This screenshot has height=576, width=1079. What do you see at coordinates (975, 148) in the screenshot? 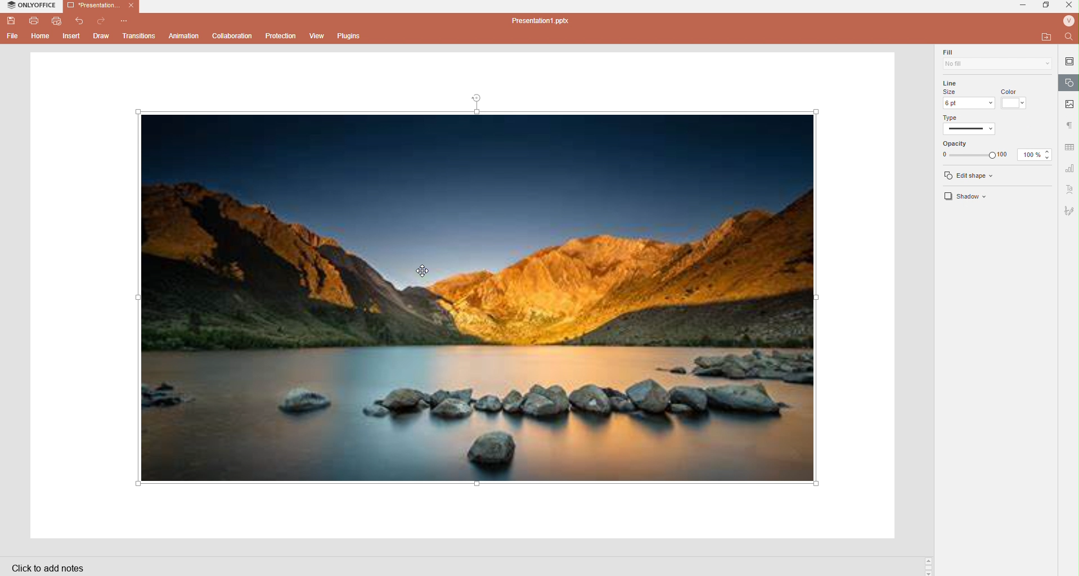
I see `Line Opacity` at bounding box center [975, 148].